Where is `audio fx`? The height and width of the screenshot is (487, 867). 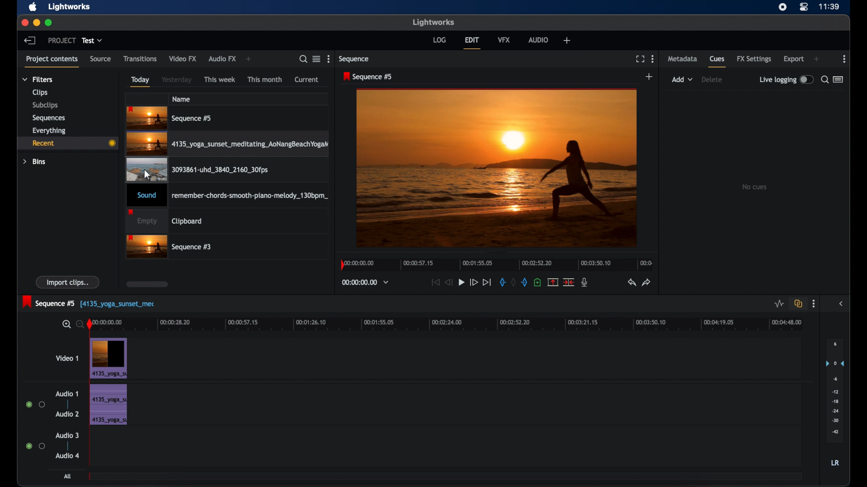 audio fx is located at coordinates (222, 59).